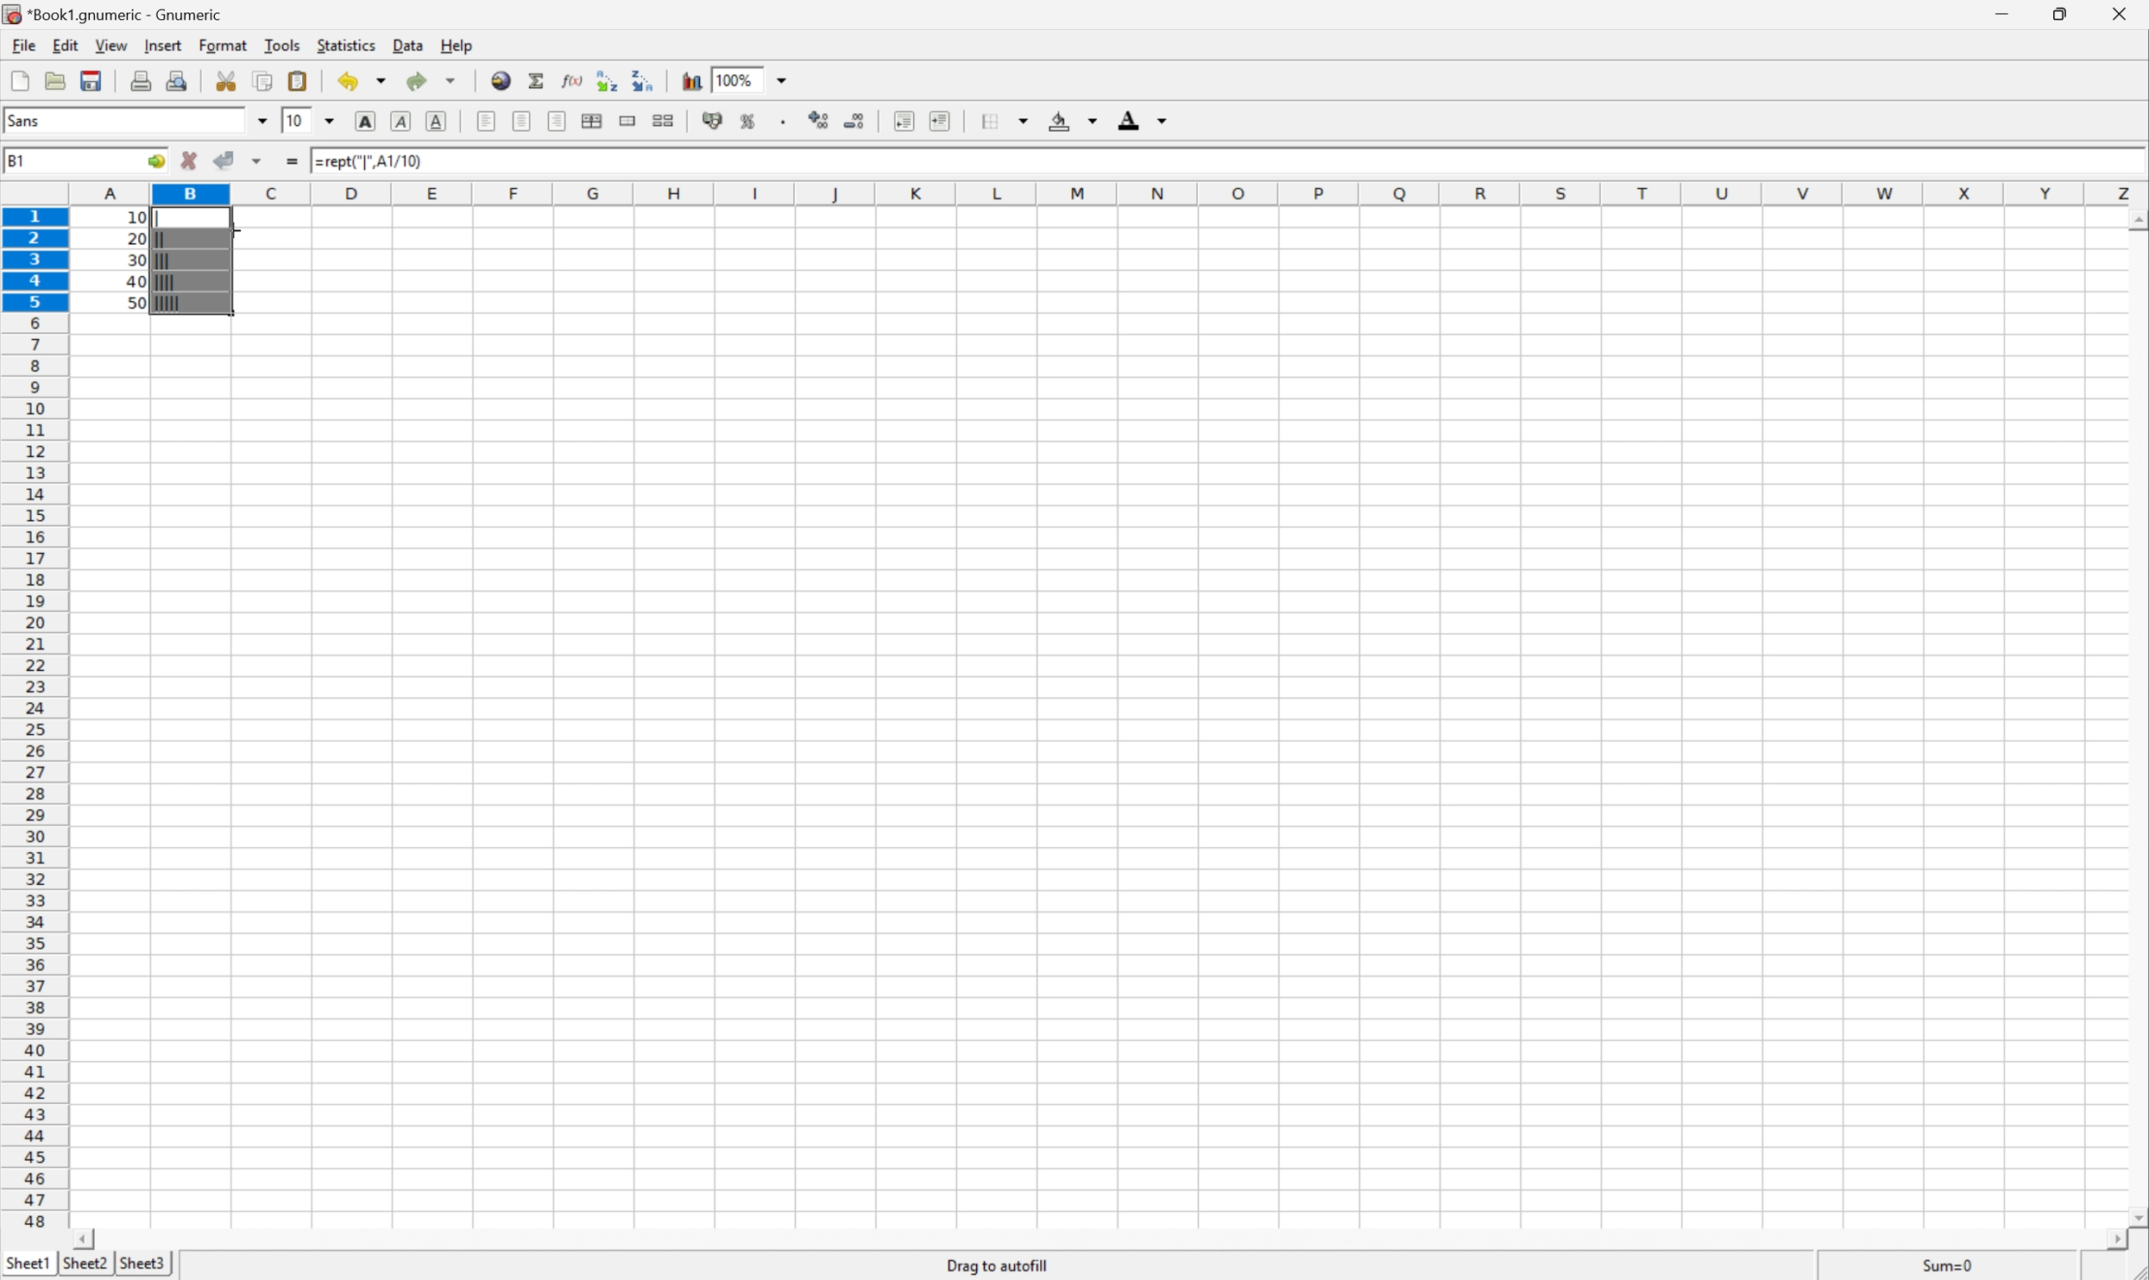  Describe the element at coordinates (664, 120) in the screenshot. I see `Split the ranges of merged cells` at that location.